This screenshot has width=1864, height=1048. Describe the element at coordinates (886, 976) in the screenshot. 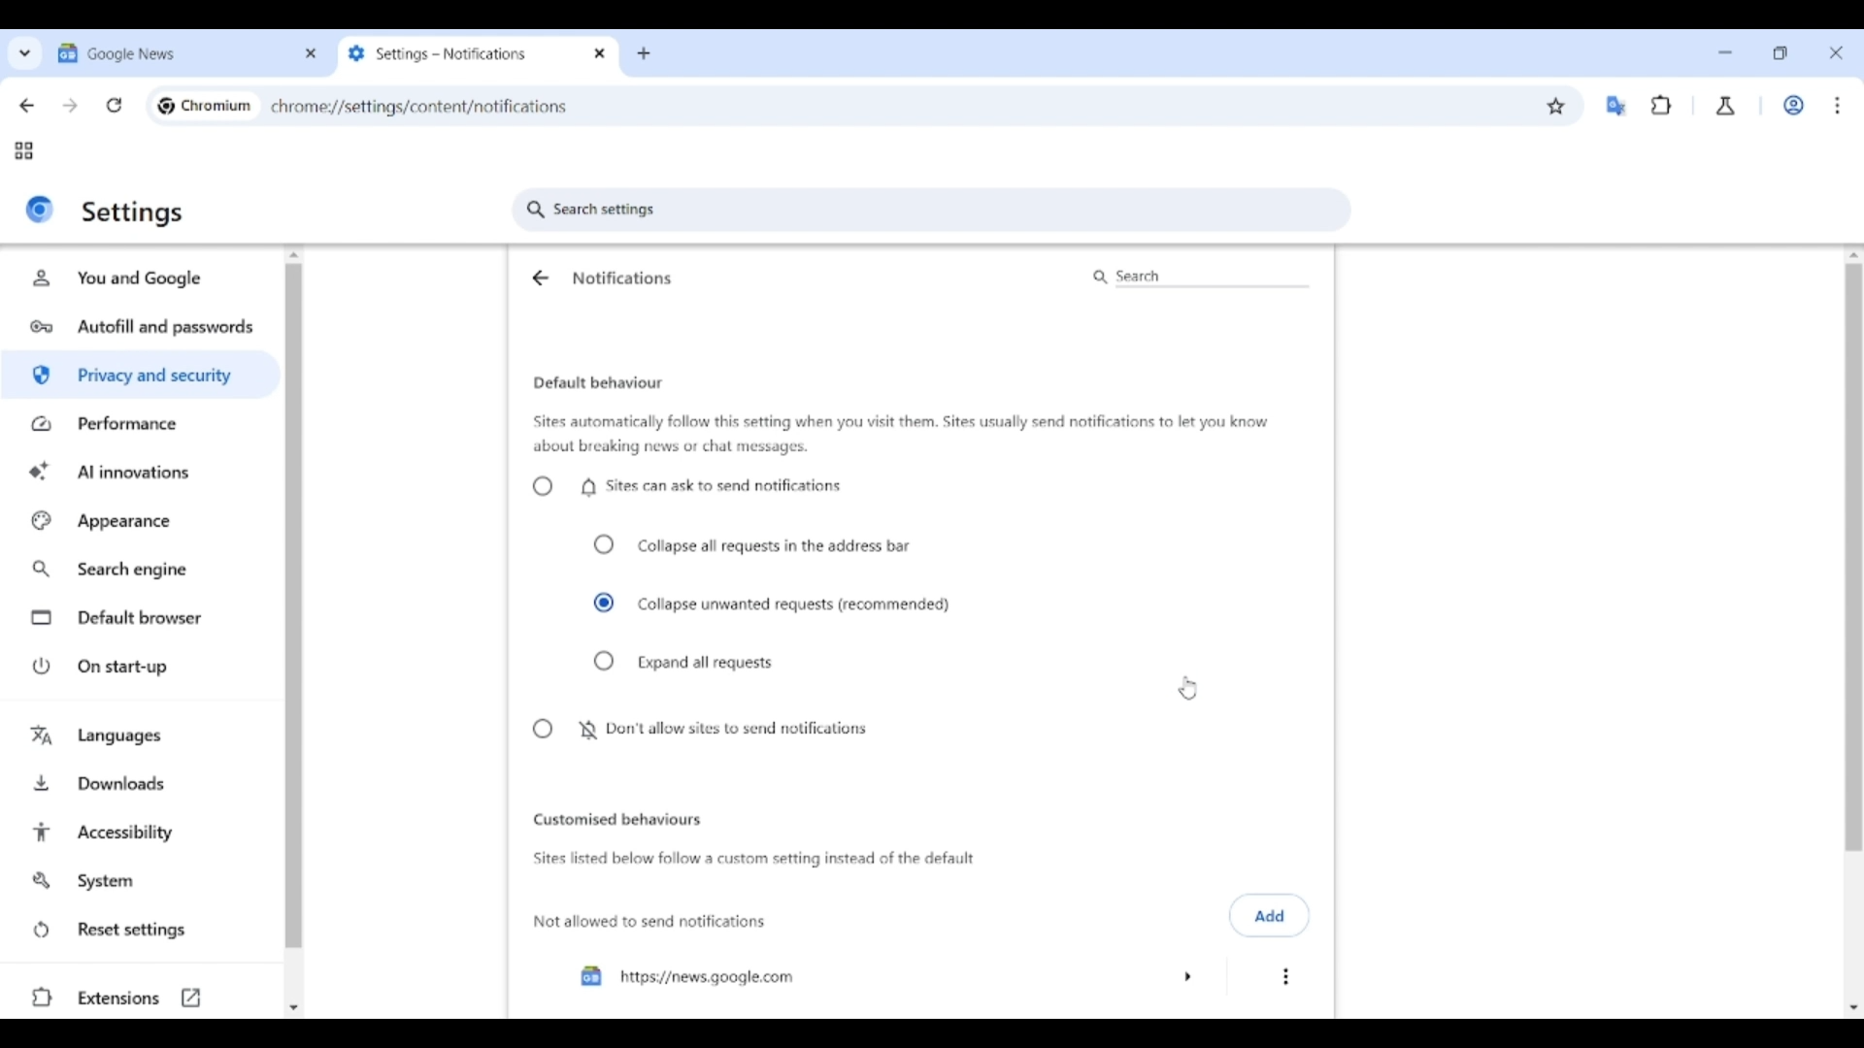

I see `More options` at that location.